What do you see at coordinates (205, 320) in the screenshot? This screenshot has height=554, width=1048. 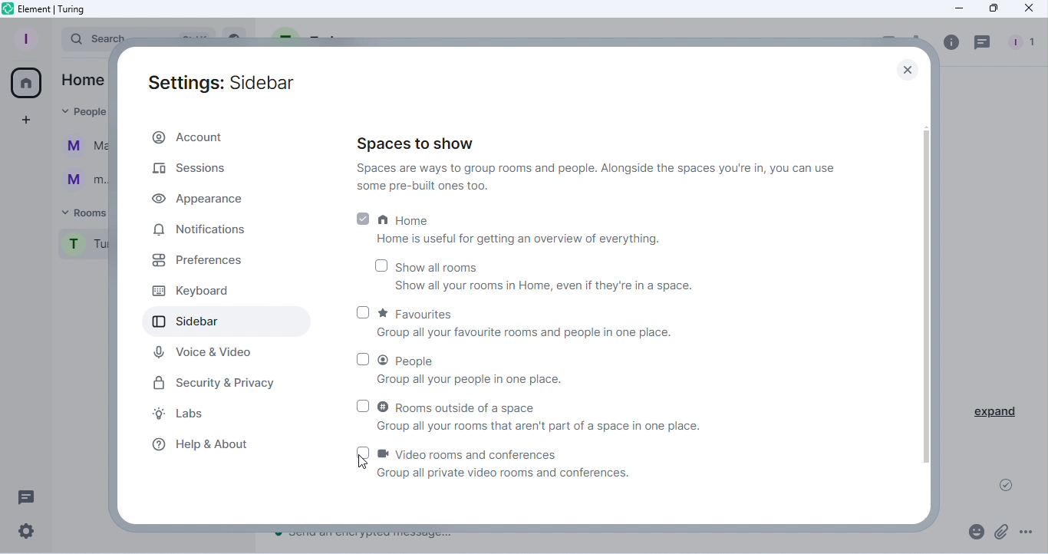 I see `Sidebar` at bounding box center [205, 320].